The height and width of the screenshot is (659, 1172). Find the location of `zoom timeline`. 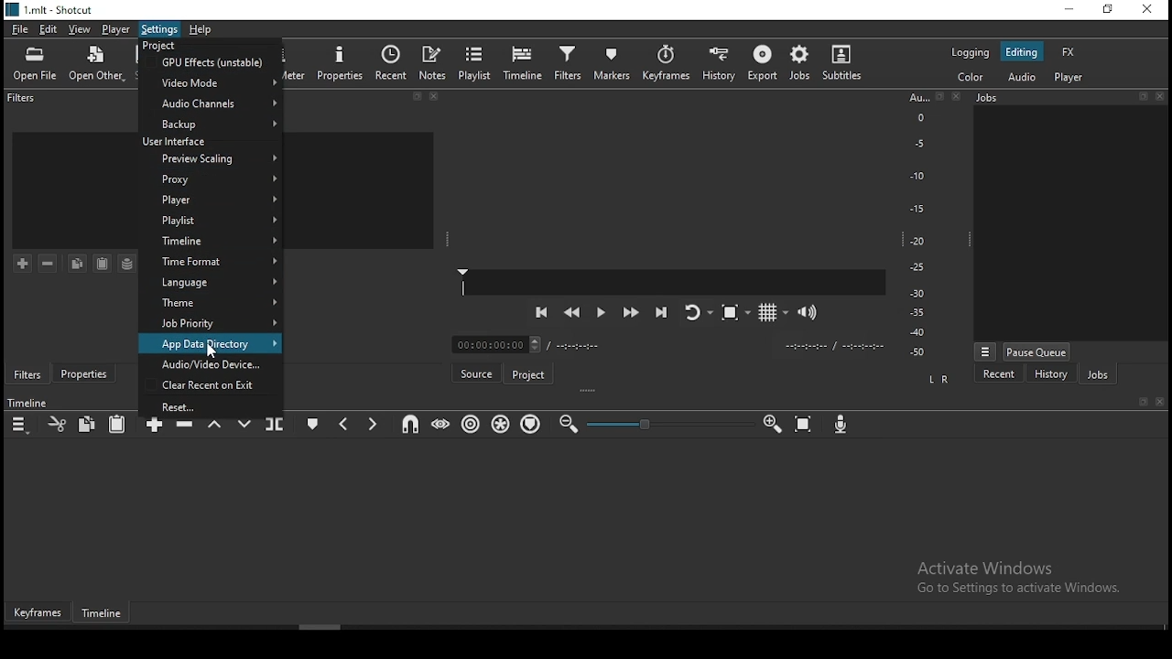

zoom timeline is located at coordinates (772, 424).